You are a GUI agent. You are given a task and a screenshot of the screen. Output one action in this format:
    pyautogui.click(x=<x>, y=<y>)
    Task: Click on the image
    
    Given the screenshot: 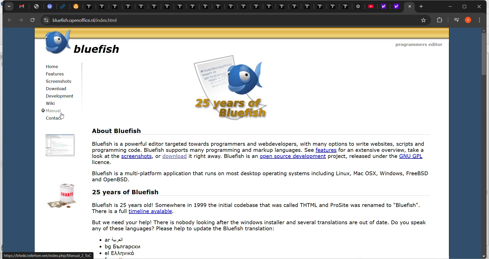 What is the action you would take?
    pyautogui.click(x=60, y=146)
    